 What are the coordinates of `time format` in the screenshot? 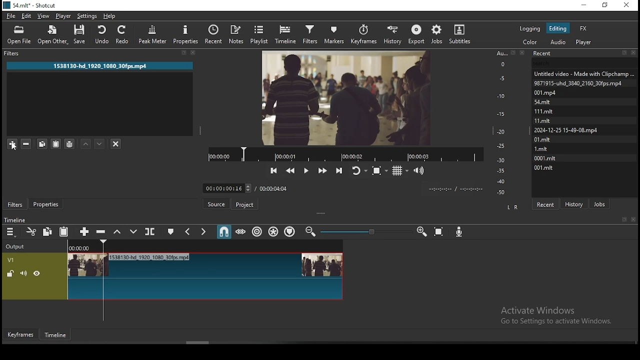 It's located at (453, 188).